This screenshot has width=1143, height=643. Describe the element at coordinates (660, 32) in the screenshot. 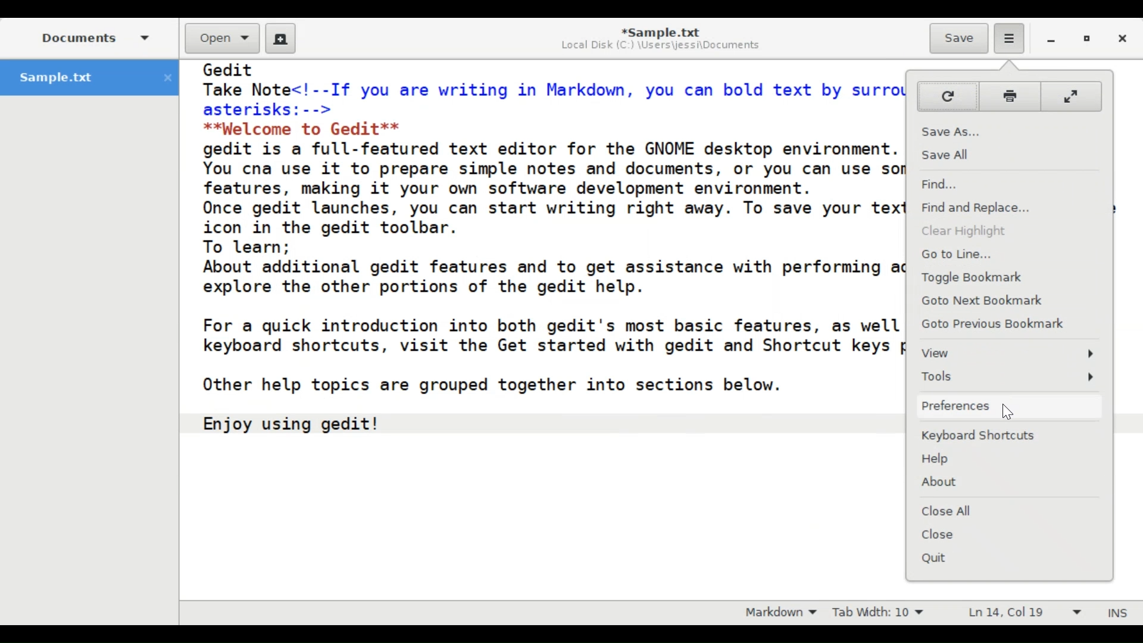

I see `*Sample.txt` at that location.